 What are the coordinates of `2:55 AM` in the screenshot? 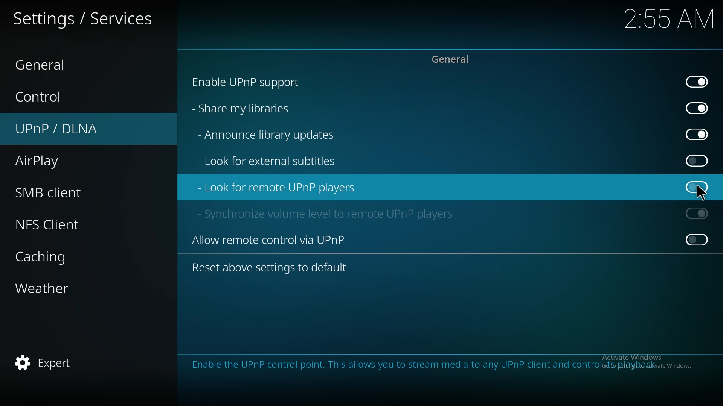 It's located at (667, 21).